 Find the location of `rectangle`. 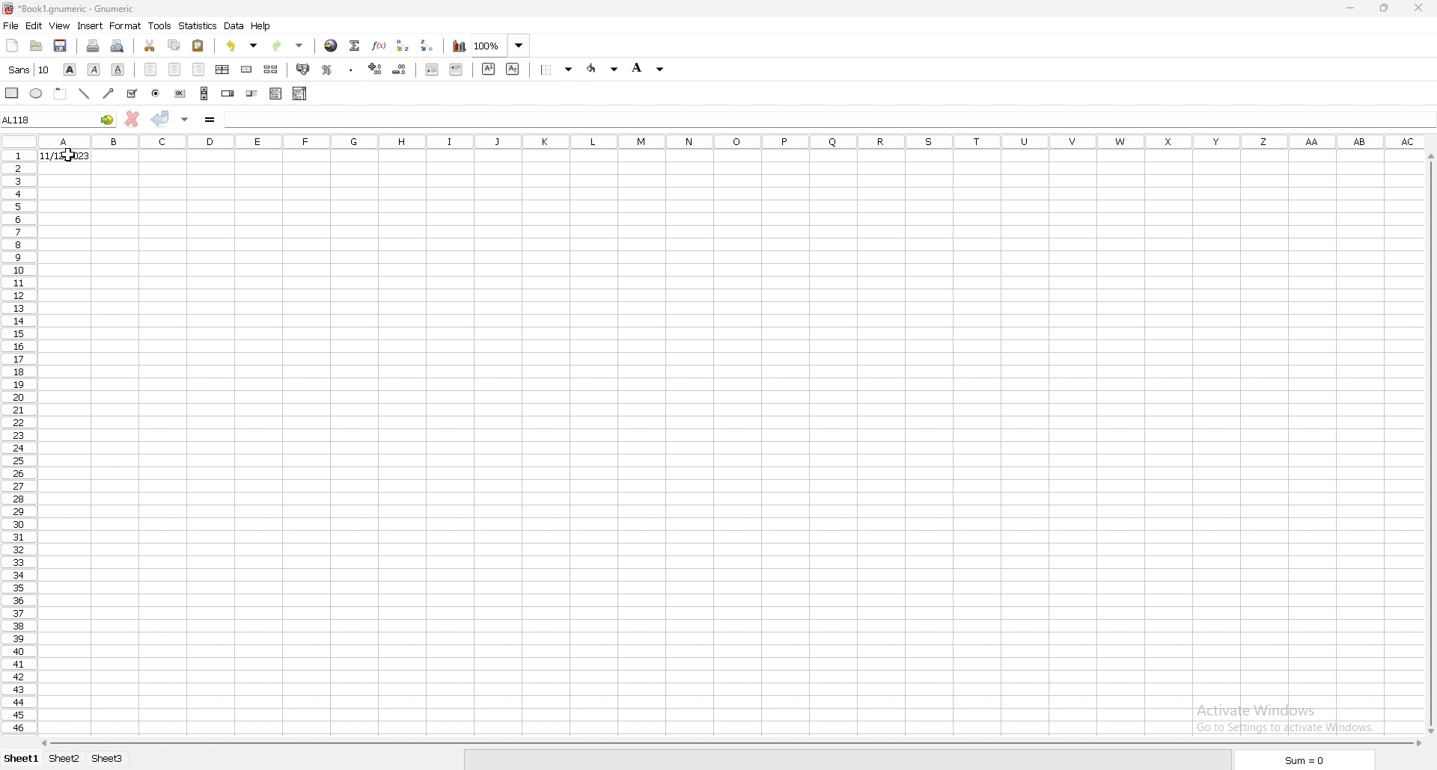

rectangle is located at coordinates (11, 93).